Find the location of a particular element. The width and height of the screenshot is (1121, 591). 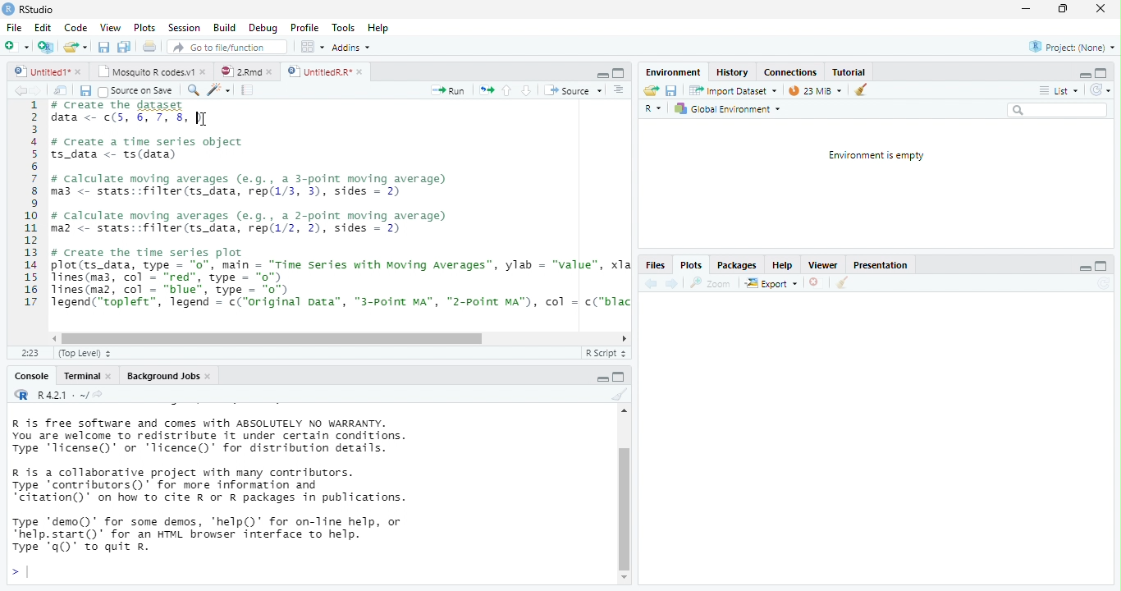

Addins is located at coordinates (351, 48).